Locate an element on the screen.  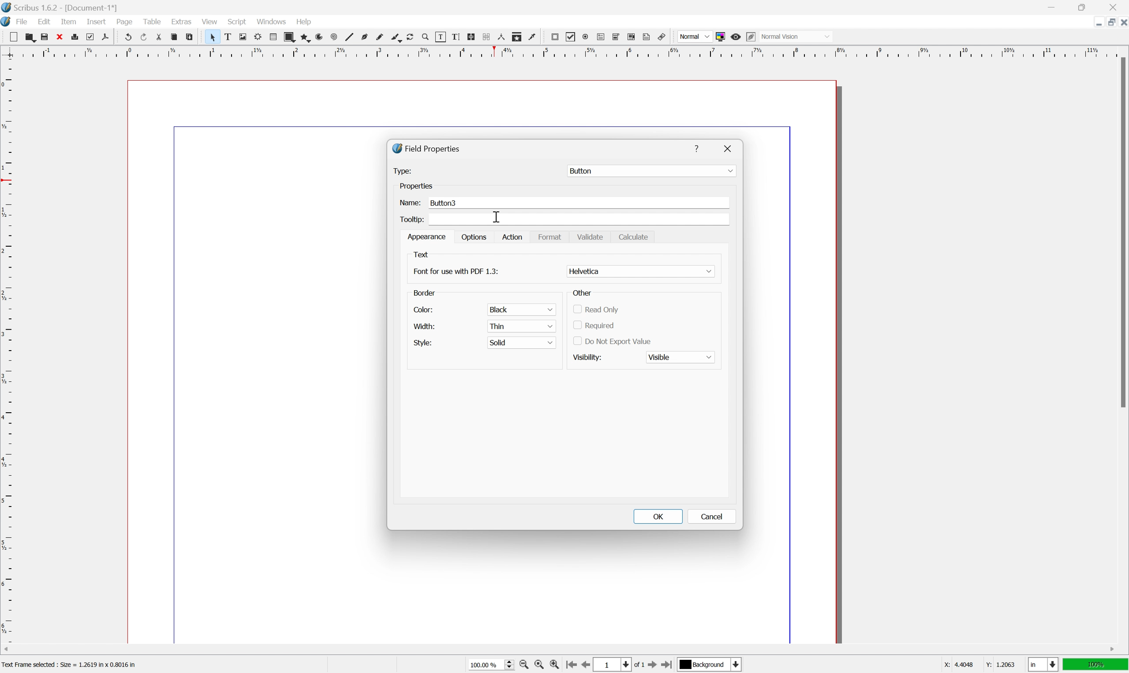
Cancel is located at coordinates (714, 516).